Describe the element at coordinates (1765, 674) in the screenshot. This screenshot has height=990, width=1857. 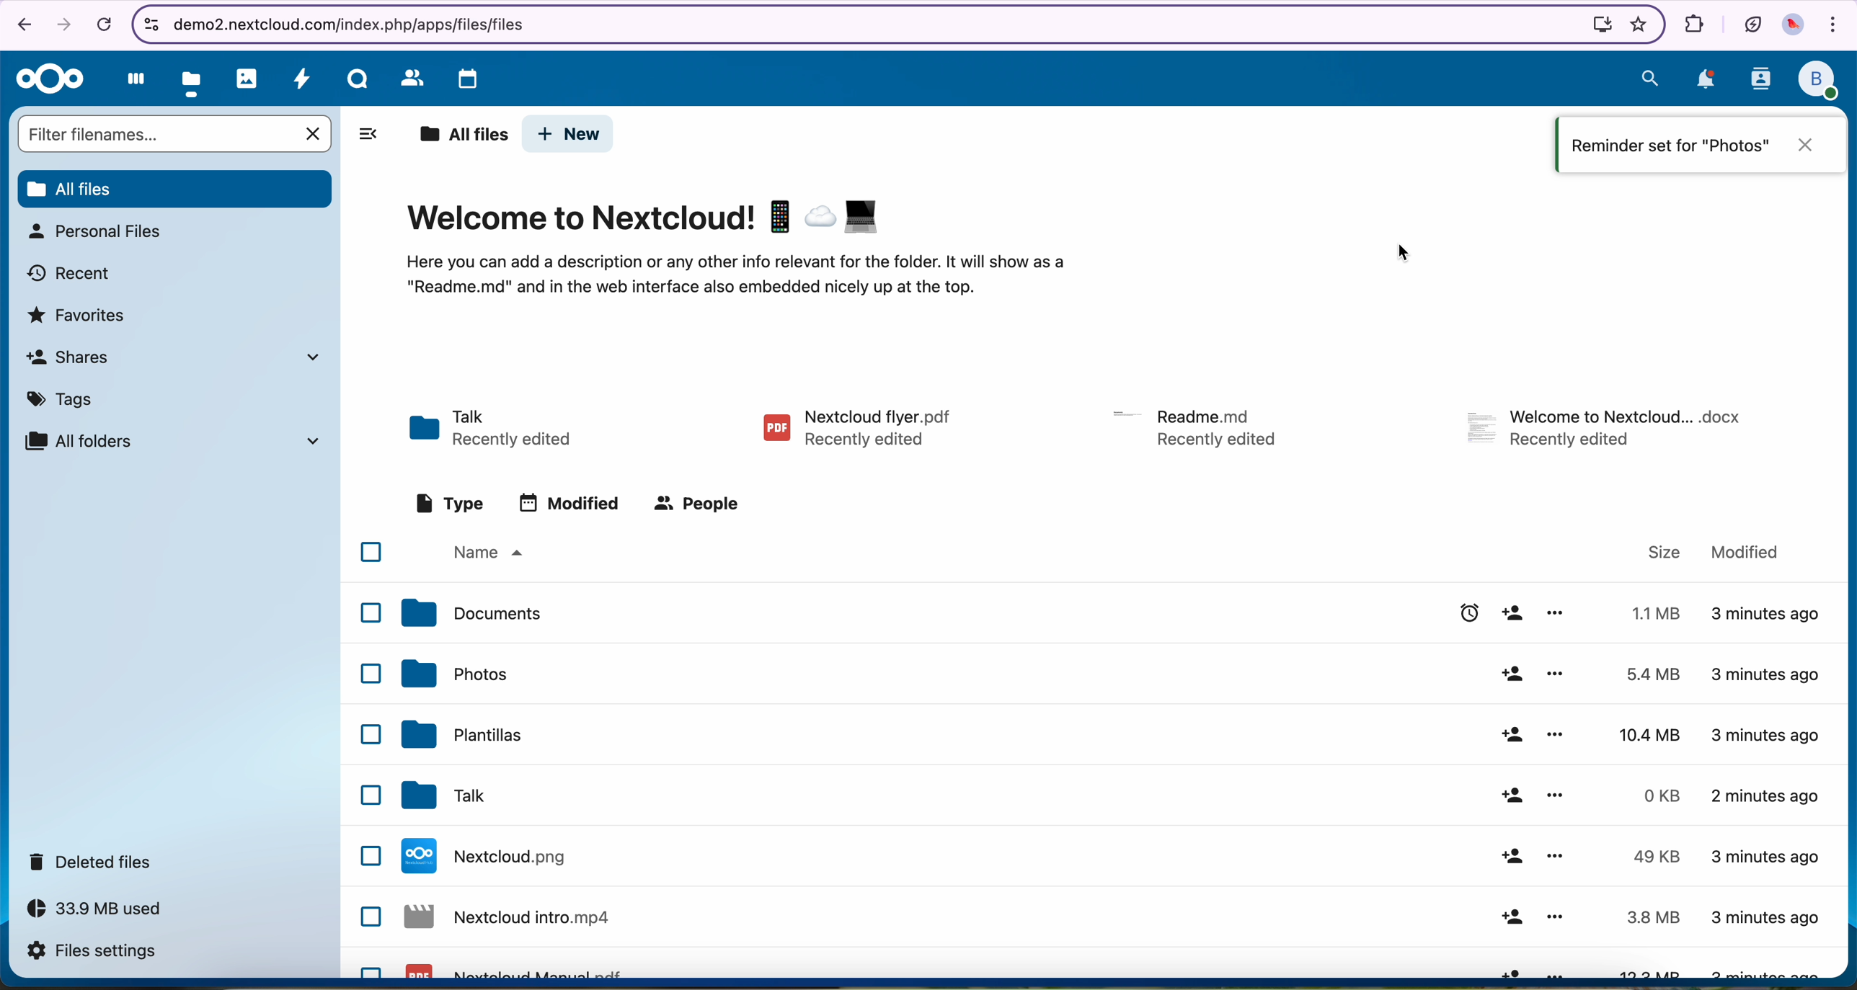
I see `3 minutes ago` at that location.